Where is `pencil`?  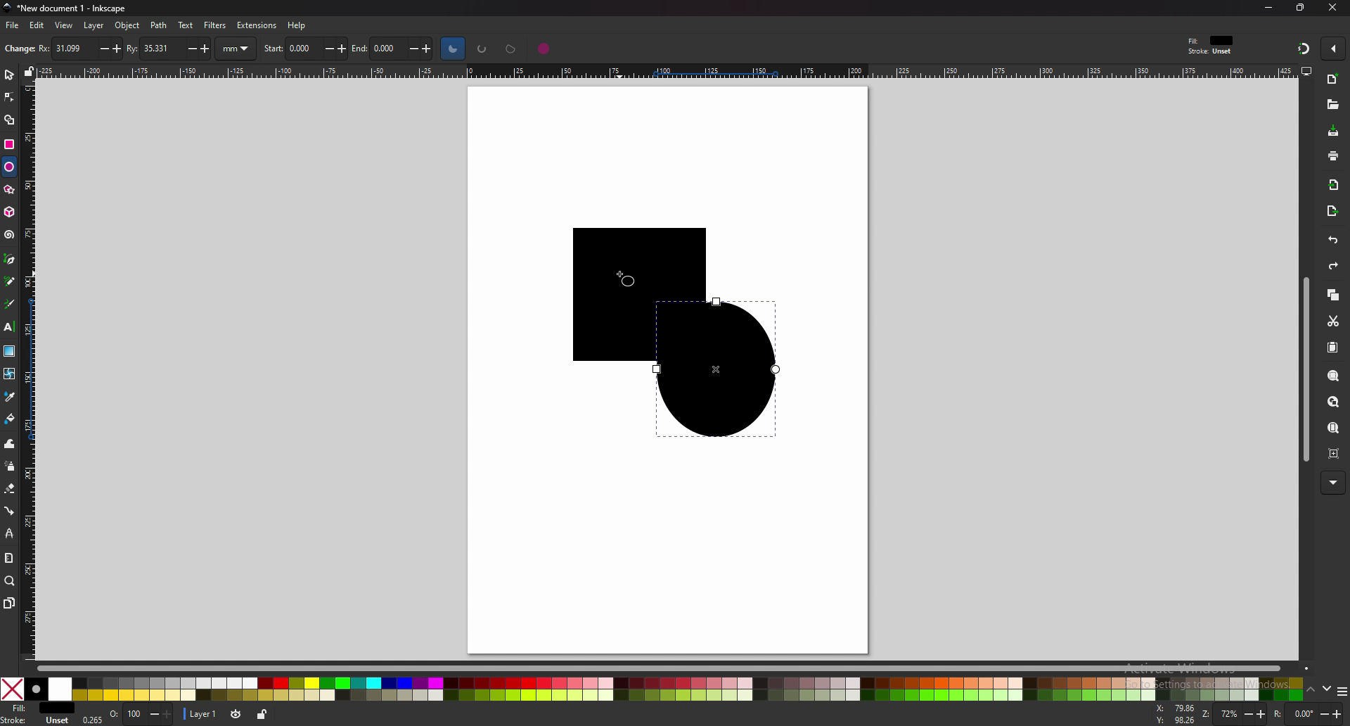
pencil is located at coordinates (11, 281).